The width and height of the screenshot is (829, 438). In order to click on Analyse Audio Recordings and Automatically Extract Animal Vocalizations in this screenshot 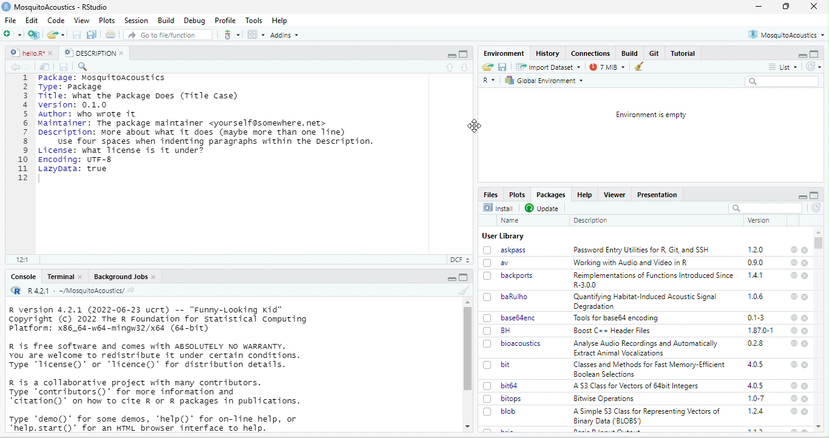, I will do `click(646, 349)`.